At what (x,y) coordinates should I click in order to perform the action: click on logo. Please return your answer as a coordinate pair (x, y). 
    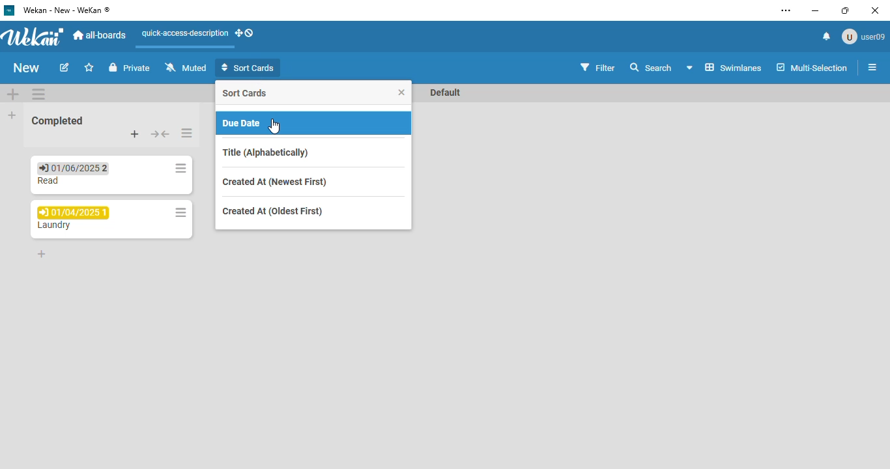
    Looking at the image, I should click on (10, 10).